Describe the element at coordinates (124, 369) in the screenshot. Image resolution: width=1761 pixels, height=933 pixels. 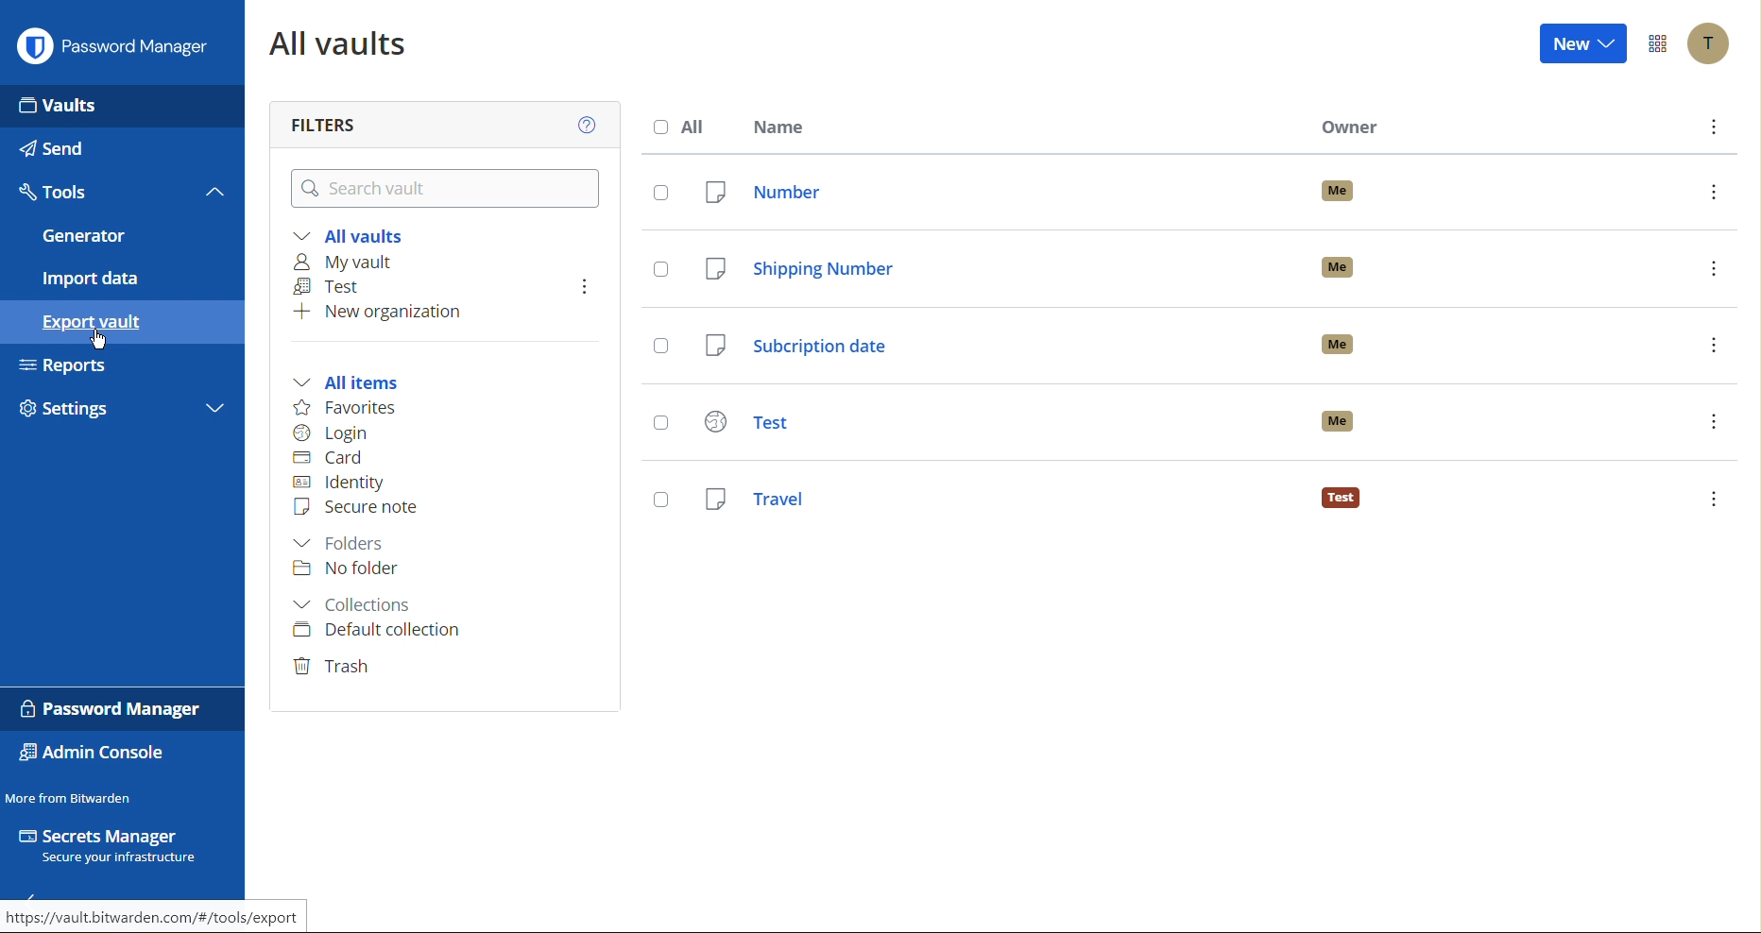
I see `Reports` at that location.